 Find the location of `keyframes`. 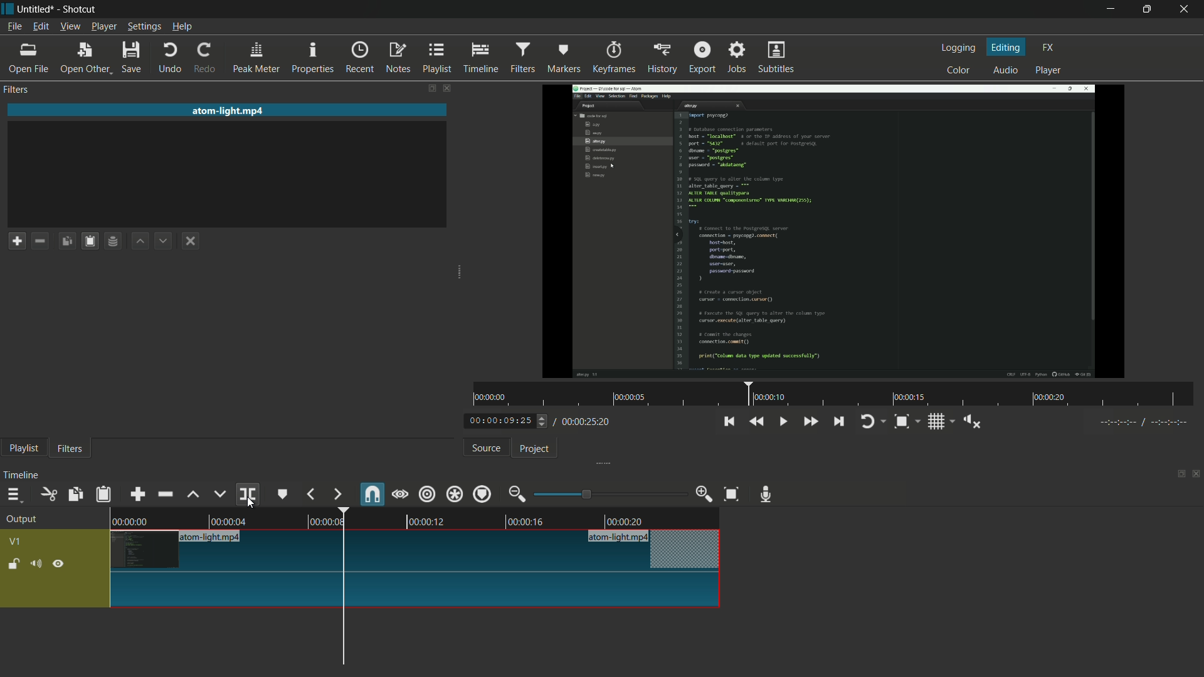

keyframes is located at coordinates (612, 58).